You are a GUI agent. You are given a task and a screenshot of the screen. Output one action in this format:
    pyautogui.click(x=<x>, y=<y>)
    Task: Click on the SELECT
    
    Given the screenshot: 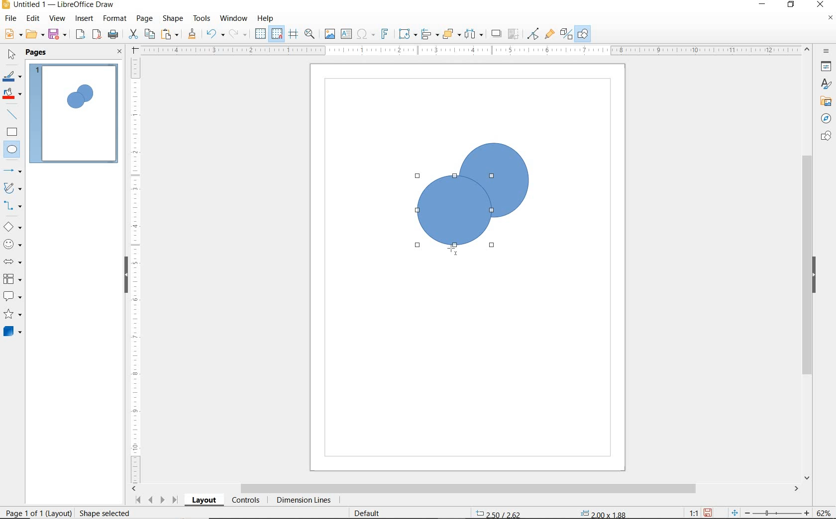 What is the action you would take?
    pyautogui.click(x=12, y=55)
    